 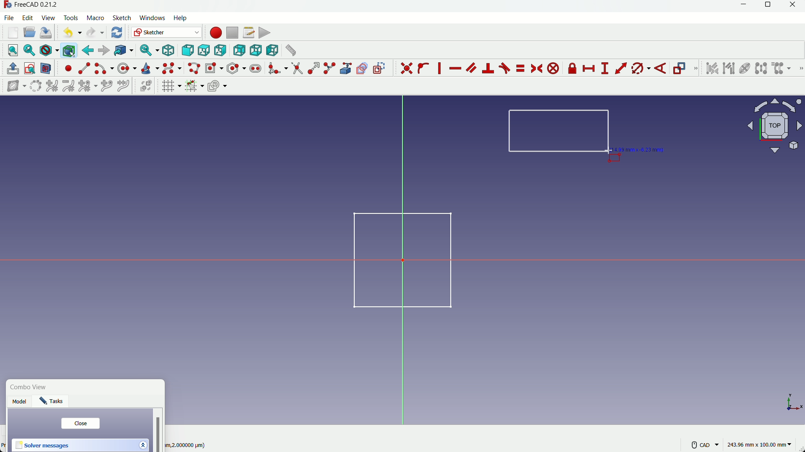 I want to click on macro menu, so click(x=94, y=18).